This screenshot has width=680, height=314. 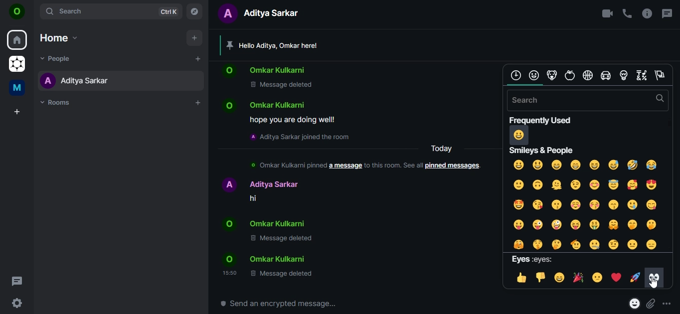 What do you see at coordinates (627, 13) in the screenshot?
I see `voice call` at bounding box center [627, 13].